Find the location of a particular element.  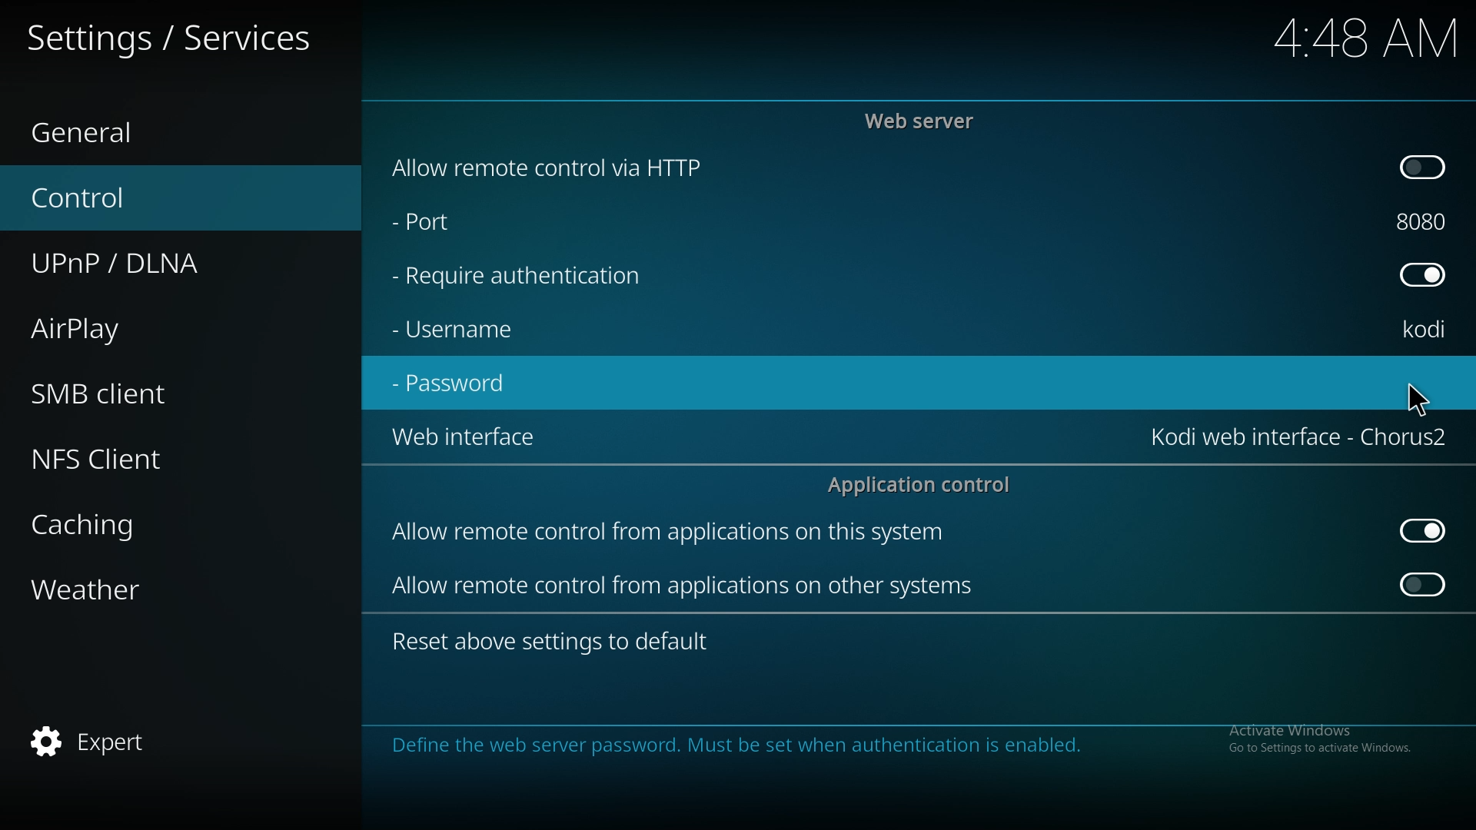

allow remote control from apps on this system is located at coordinates (693, 533).